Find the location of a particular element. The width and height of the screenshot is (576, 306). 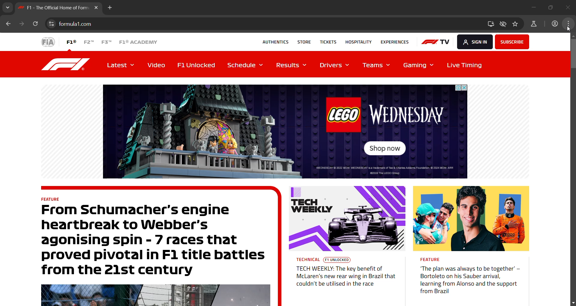

Results is located at coordinates (289, 65).